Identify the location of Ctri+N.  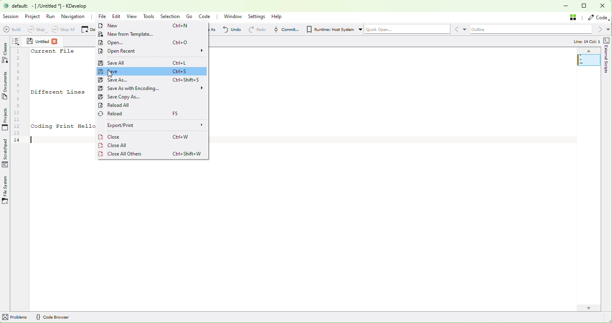
(181, 26).